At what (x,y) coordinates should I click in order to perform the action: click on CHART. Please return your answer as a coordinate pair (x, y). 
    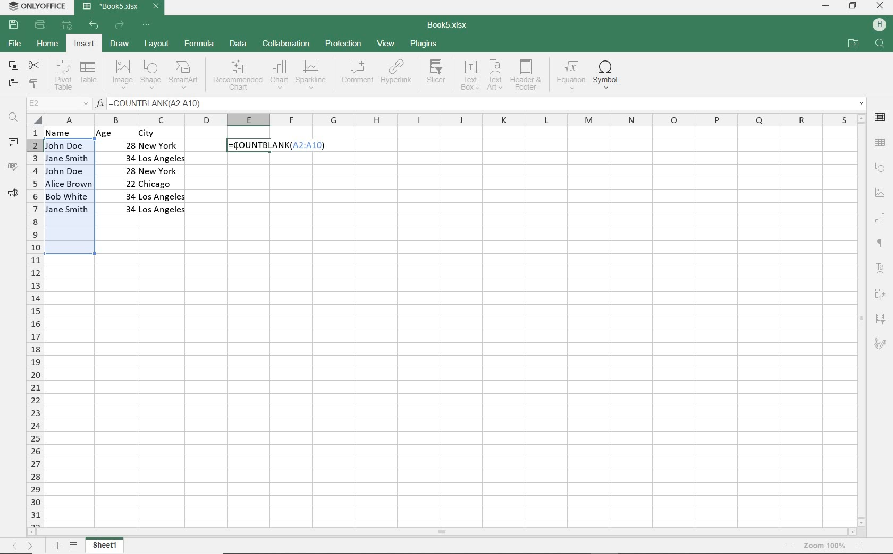
    Looking at the image, I should click on (880, 218).